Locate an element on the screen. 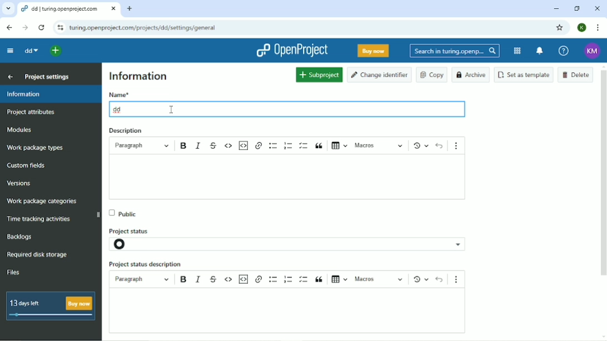  Macros is located at coordinates (378, 146).